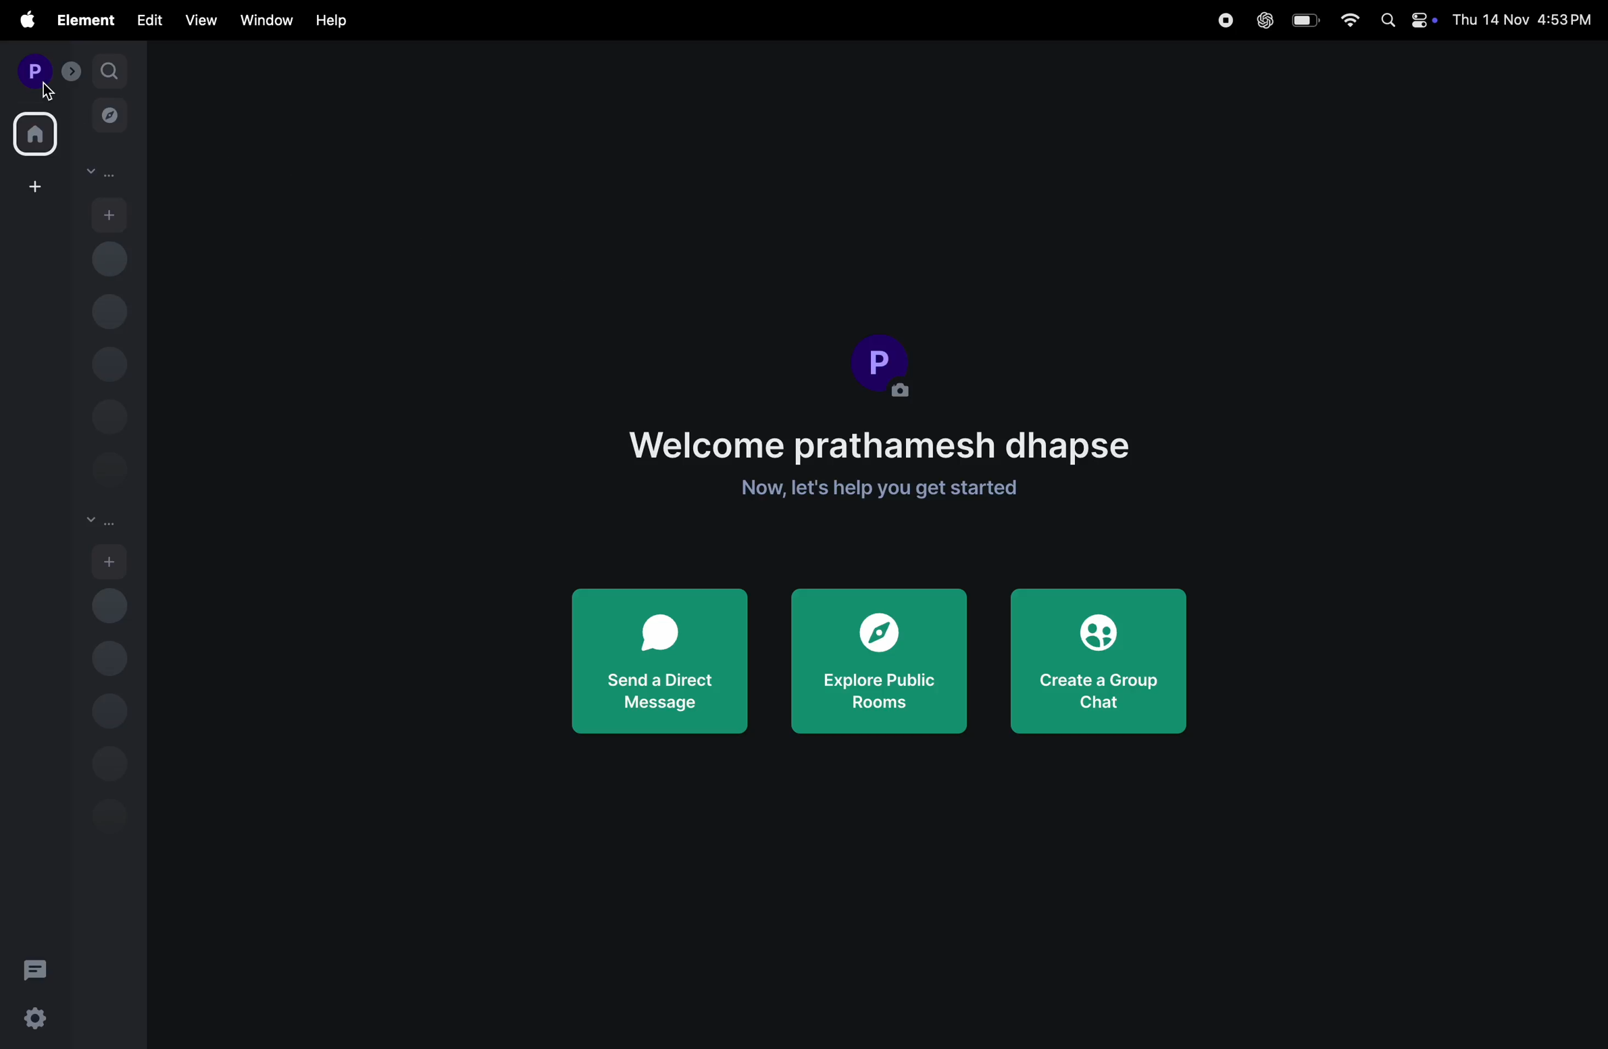 This screenshot has height=1049, width=1608. What do you see at coordinates (106, 174) in the screenshot?
I see `People` at bounding box center [106, 174].